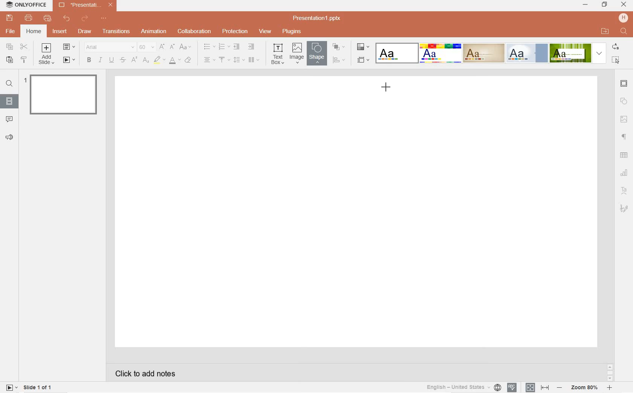 This screenshot has height=393, width=633. Describe the element at coordinates (225, 60) in the screenshot. I see `vertical align` at that location.